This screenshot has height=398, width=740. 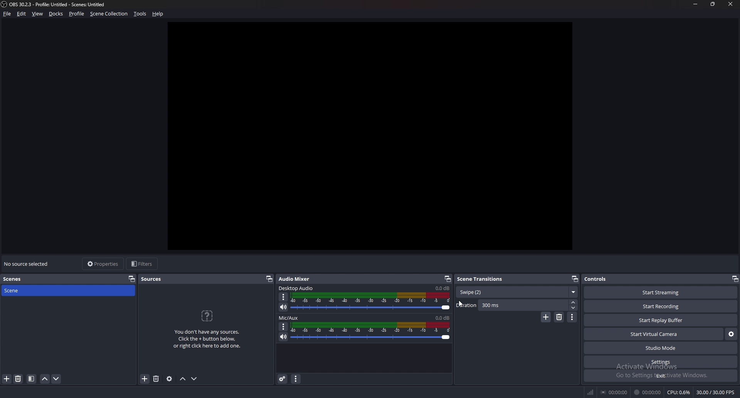 I want to click on start recording, so click(x=661, y=307).